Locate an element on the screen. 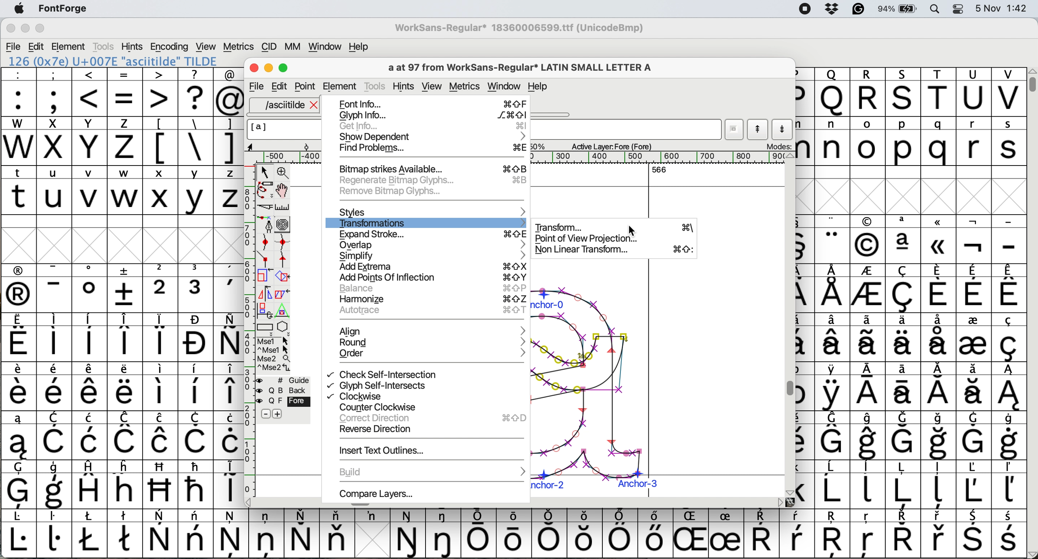 This screenshot has width=1038, height=559. control center is located at coordinates (961, 8).